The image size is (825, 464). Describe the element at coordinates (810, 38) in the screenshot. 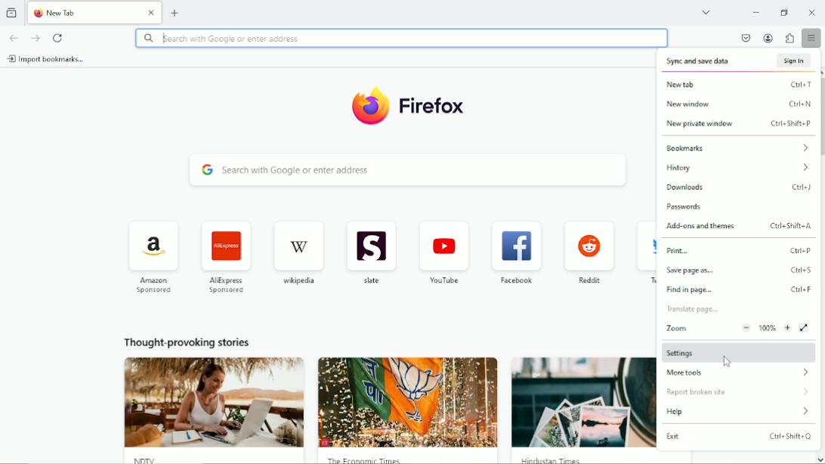

I see `open application menu` at that location.